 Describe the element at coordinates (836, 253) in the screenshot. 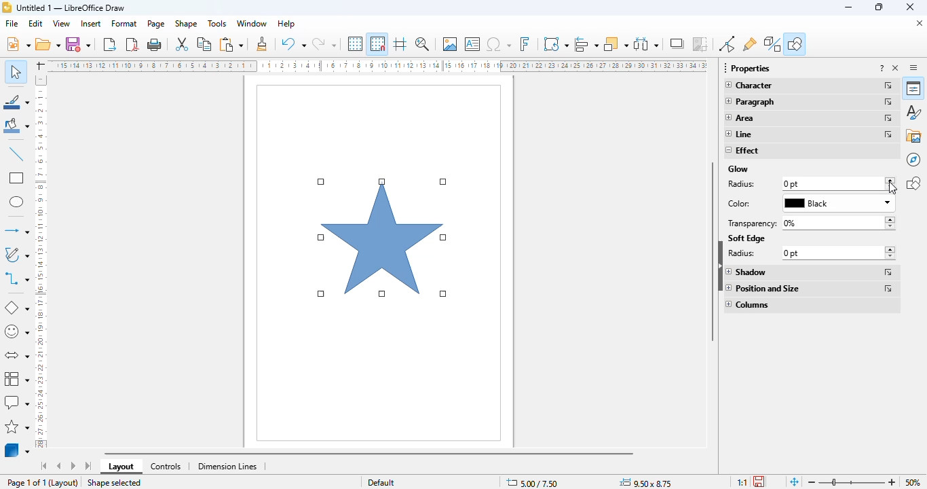

I see `o pt` at that location.